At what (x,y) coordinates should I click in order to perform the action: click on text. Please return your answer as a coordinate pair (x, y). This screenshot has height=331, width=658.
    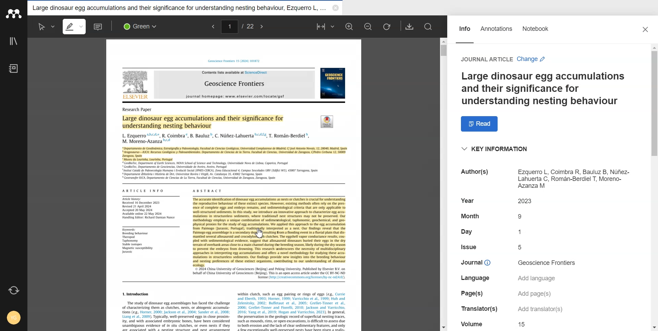
    Looking at the image, I should click on (467, 200).